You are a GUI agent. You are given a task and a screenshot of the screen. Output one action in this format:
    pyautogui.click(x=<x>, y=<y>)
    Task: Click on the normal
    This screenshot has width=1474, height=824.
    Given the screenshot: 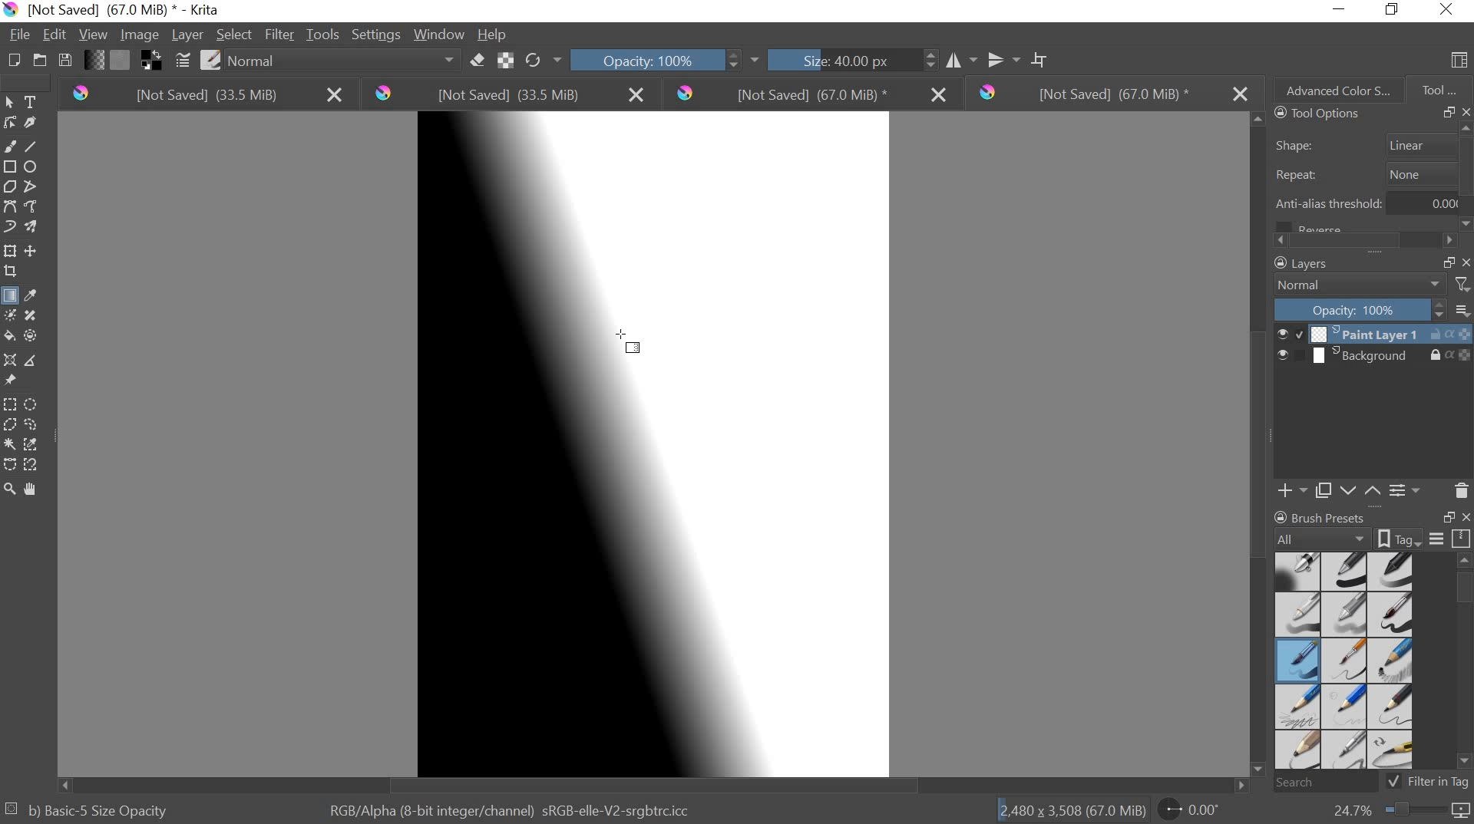 What is the action you would take?
    pyautogui.click(x=342, y=62)
    